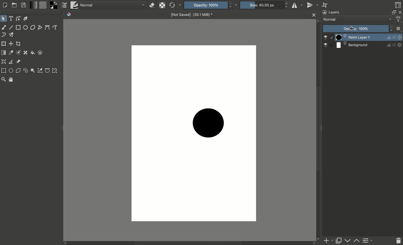 The height and width of the screenshot is (245, 403). Describe the element at coordinates (394, 12) in the screenshot. I see `Float docker` at that location.